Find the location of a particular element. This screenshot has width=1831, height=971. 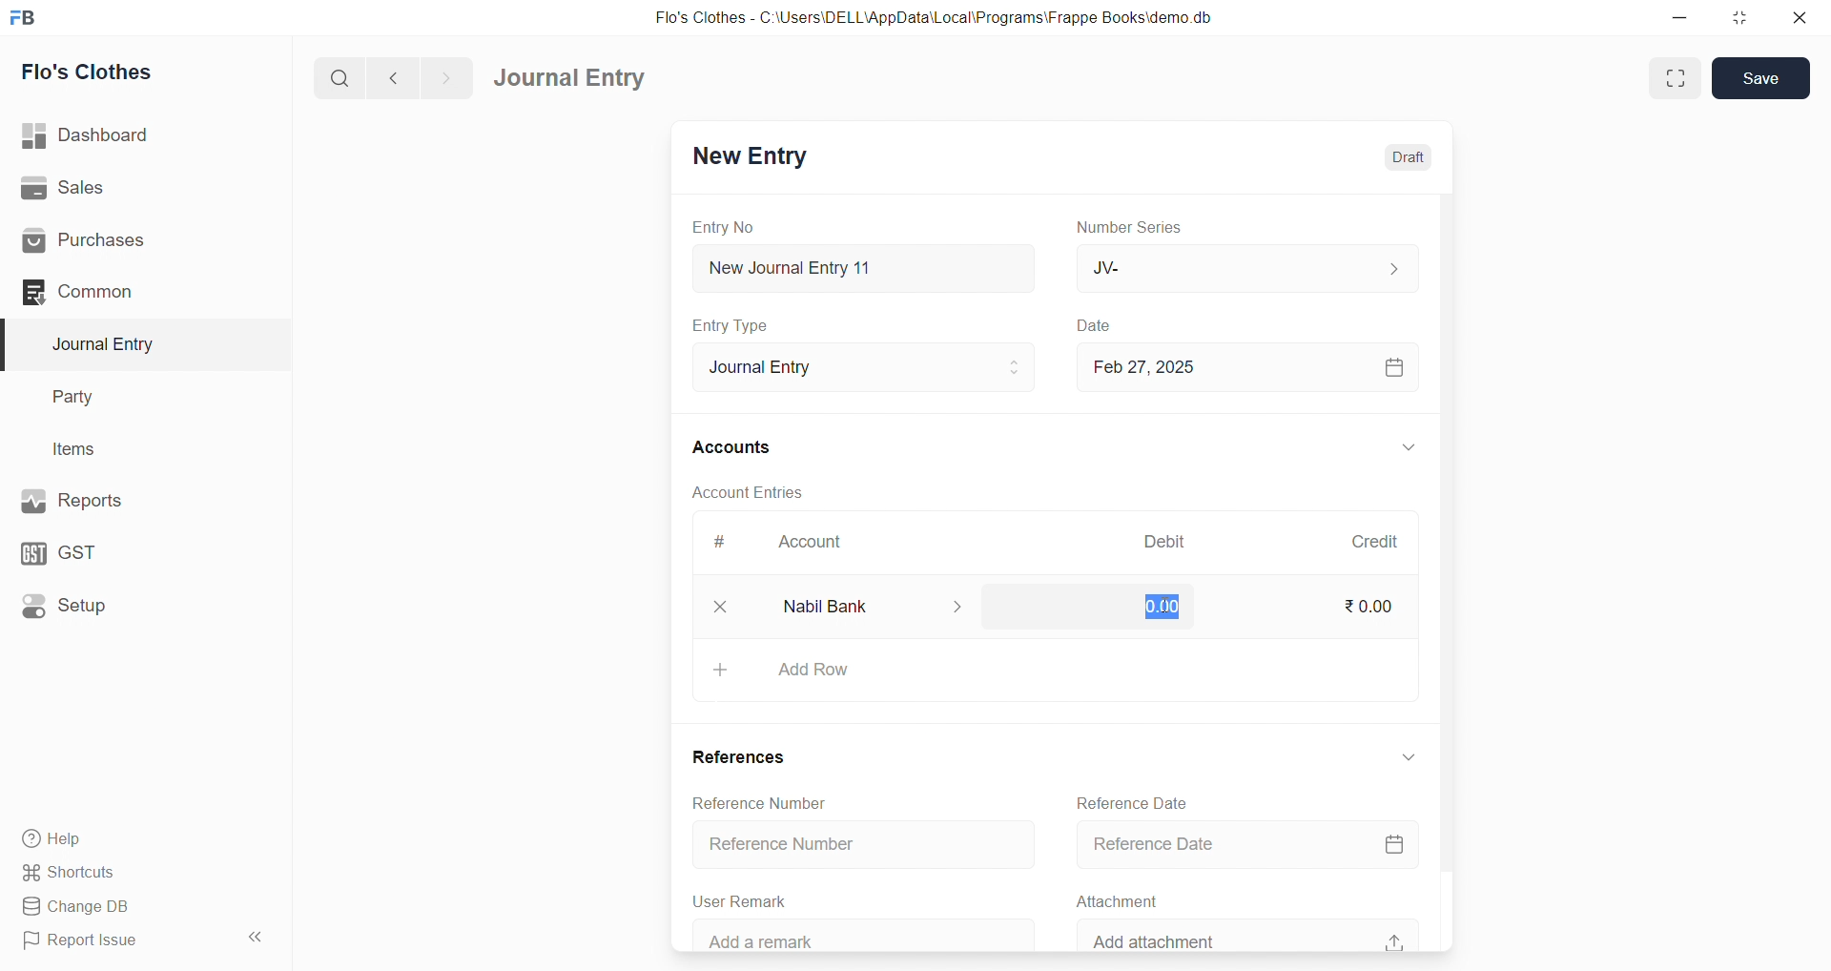

Reference Date is located at coordinates (1132, 801).